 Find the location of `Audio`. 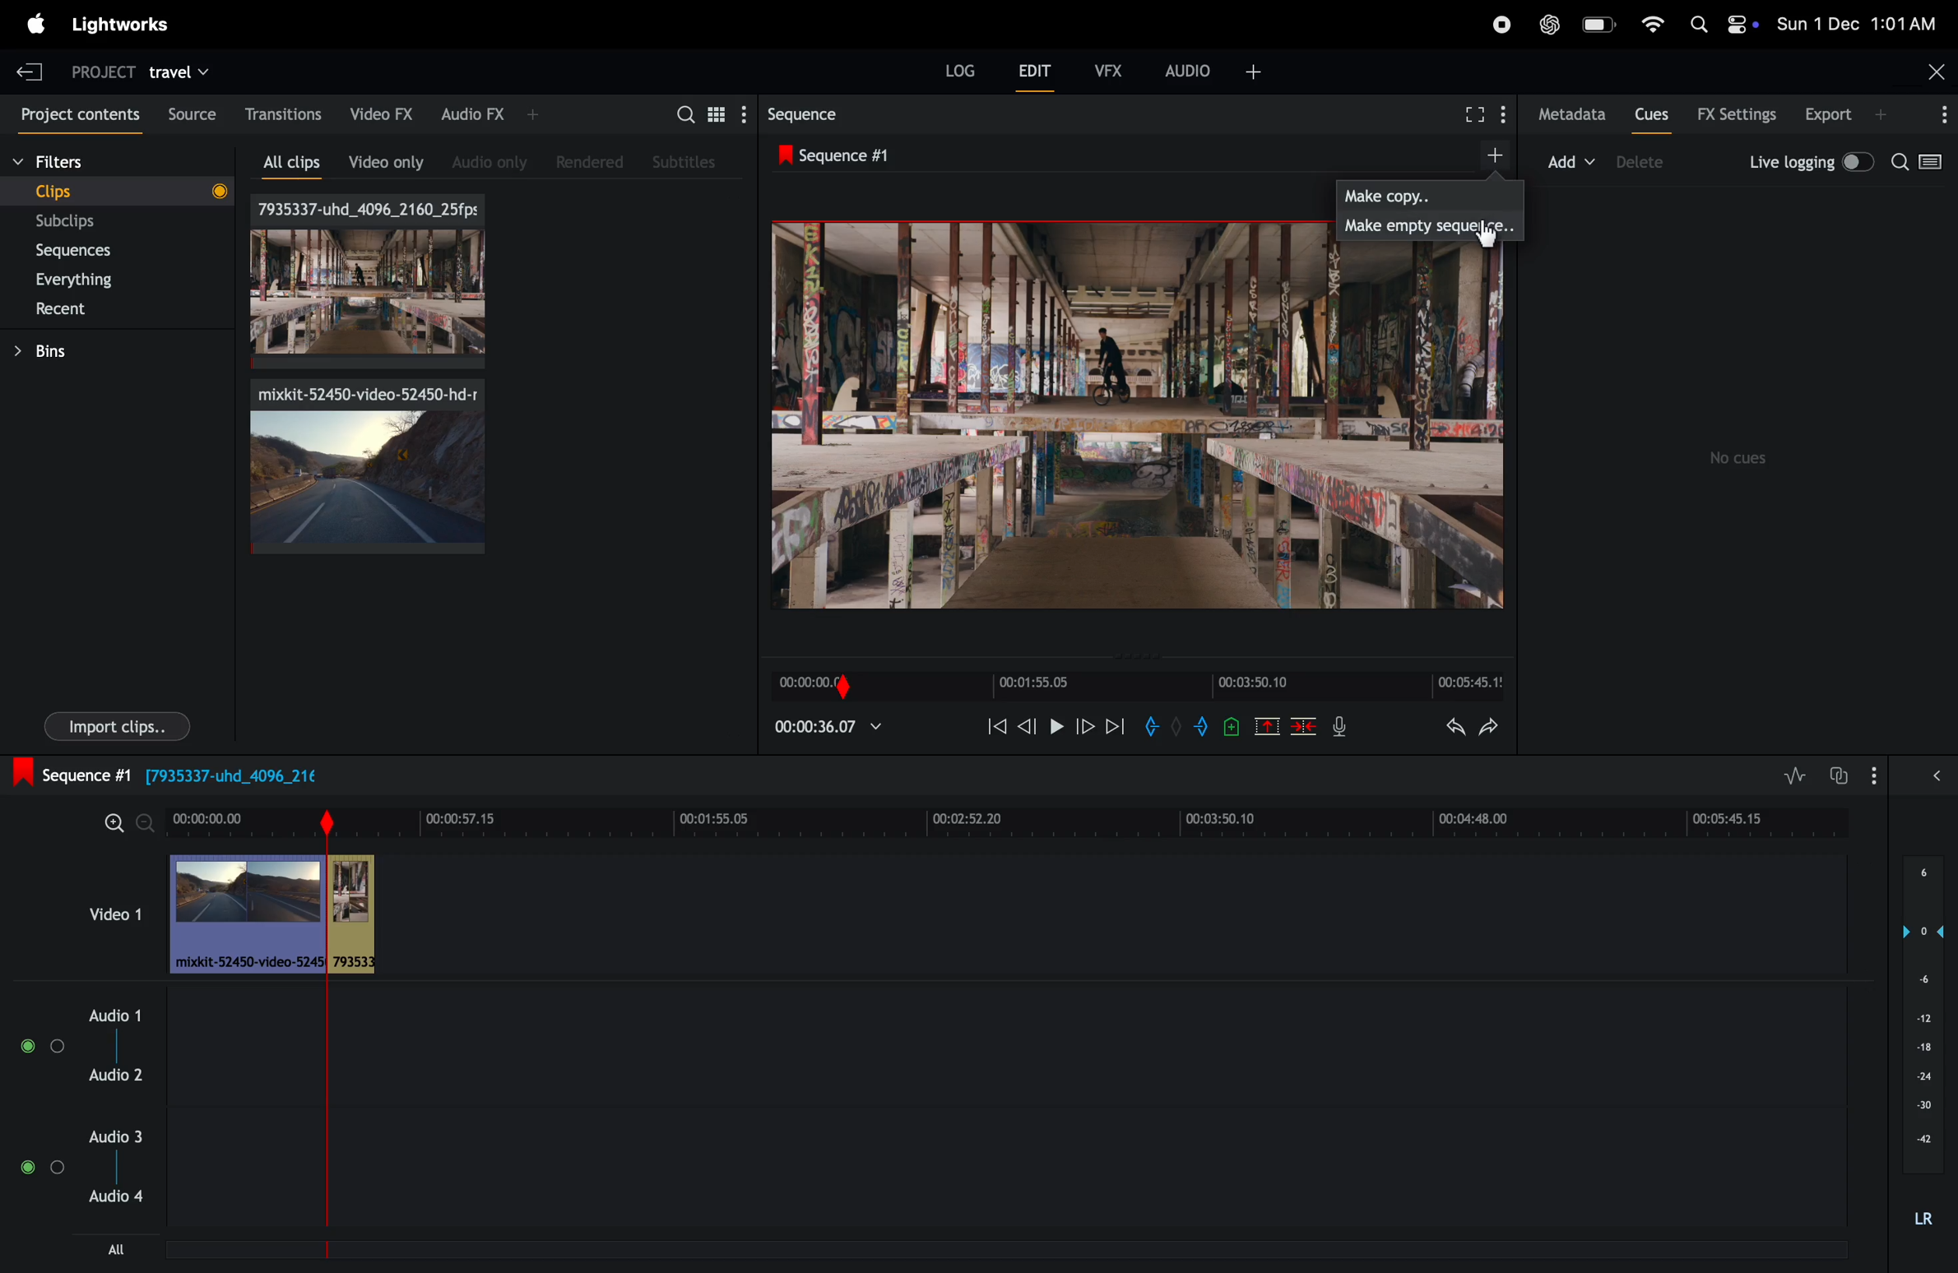

Audio is located at coordinates (37, 1047).